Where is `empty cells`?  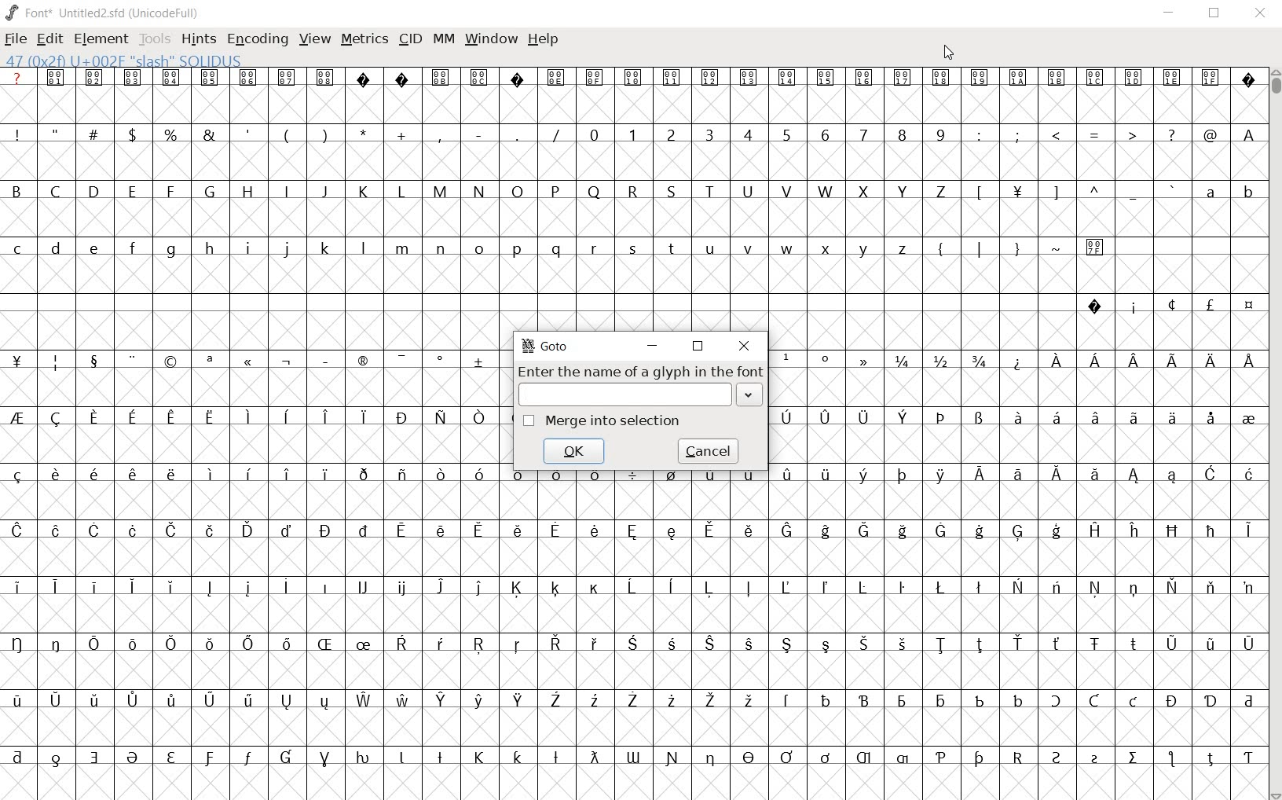
empty cells is located at coordinates (636, 218).